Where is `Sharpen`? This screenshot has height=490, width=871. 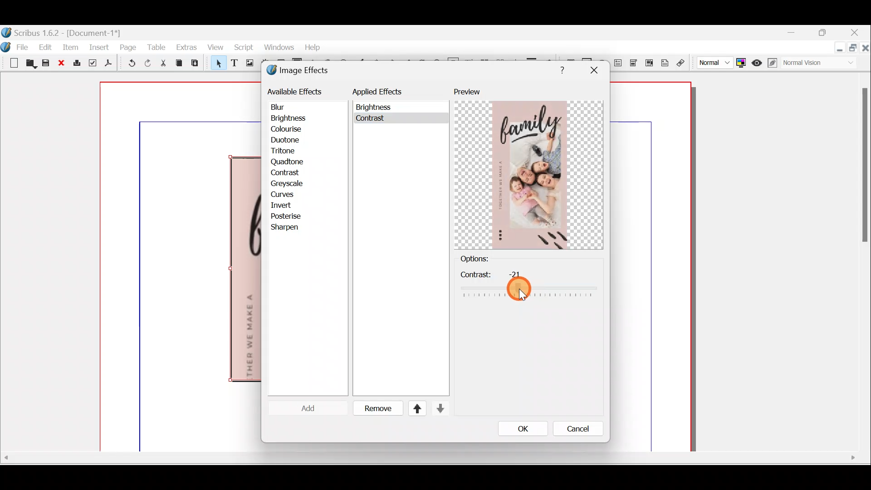
Sharpen is located at coordinates (289, 228).